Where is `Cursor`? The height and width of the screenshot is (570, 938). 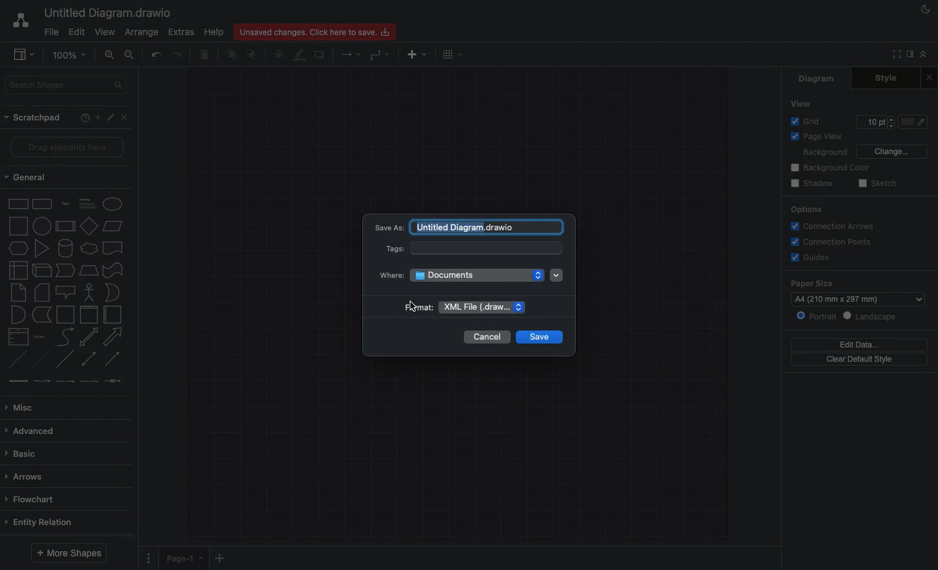 Cursor is located at coordinates (411, 307).